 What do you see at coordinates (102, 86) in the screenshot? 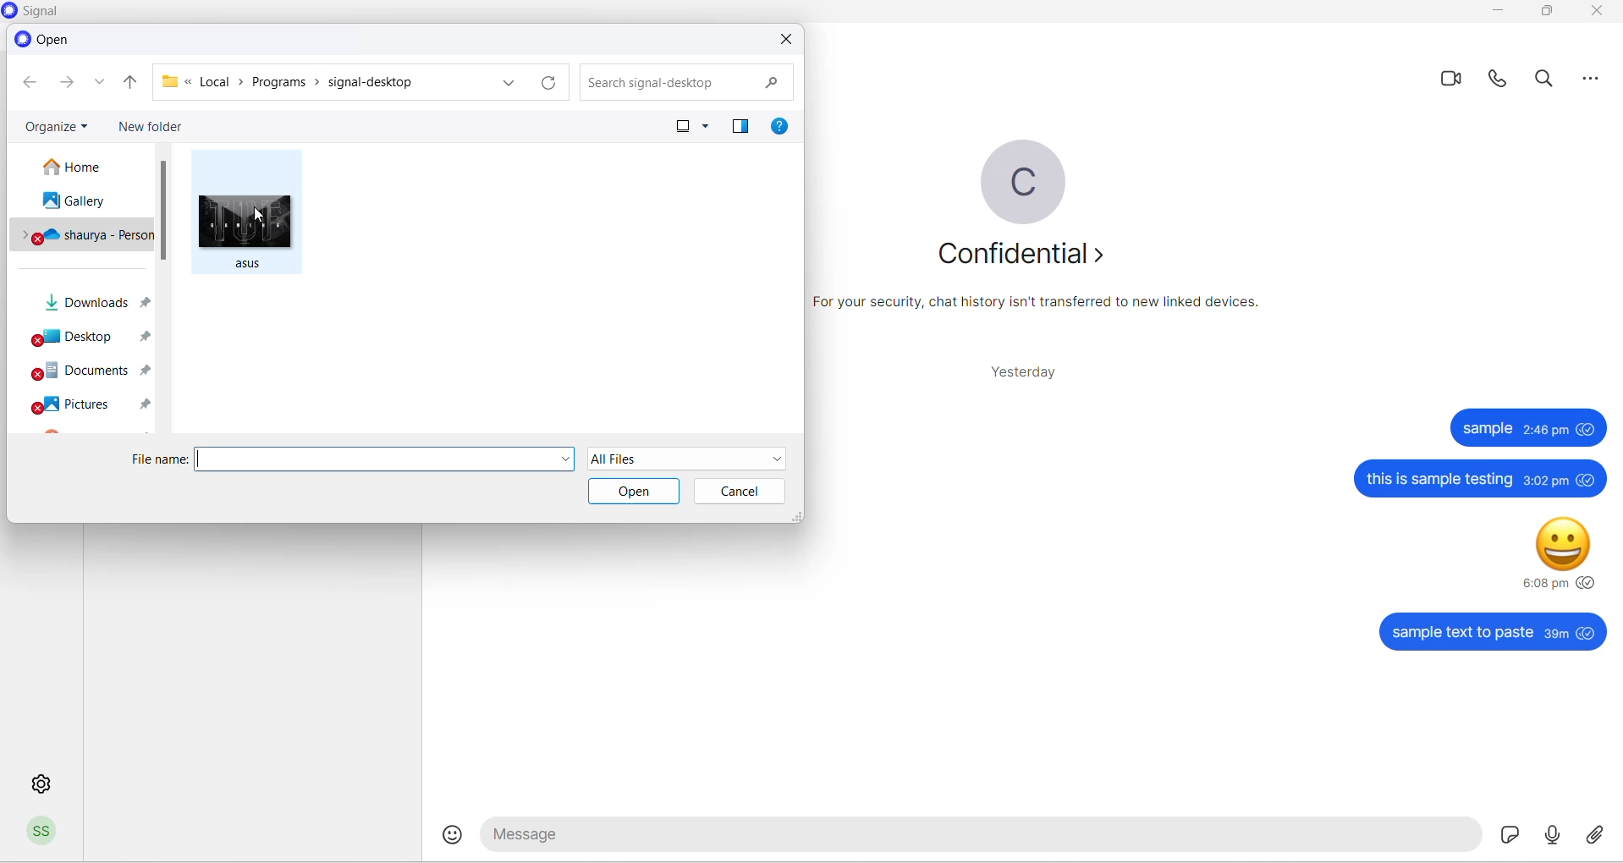
I see `recent locations` at bounding box center [102, 86].